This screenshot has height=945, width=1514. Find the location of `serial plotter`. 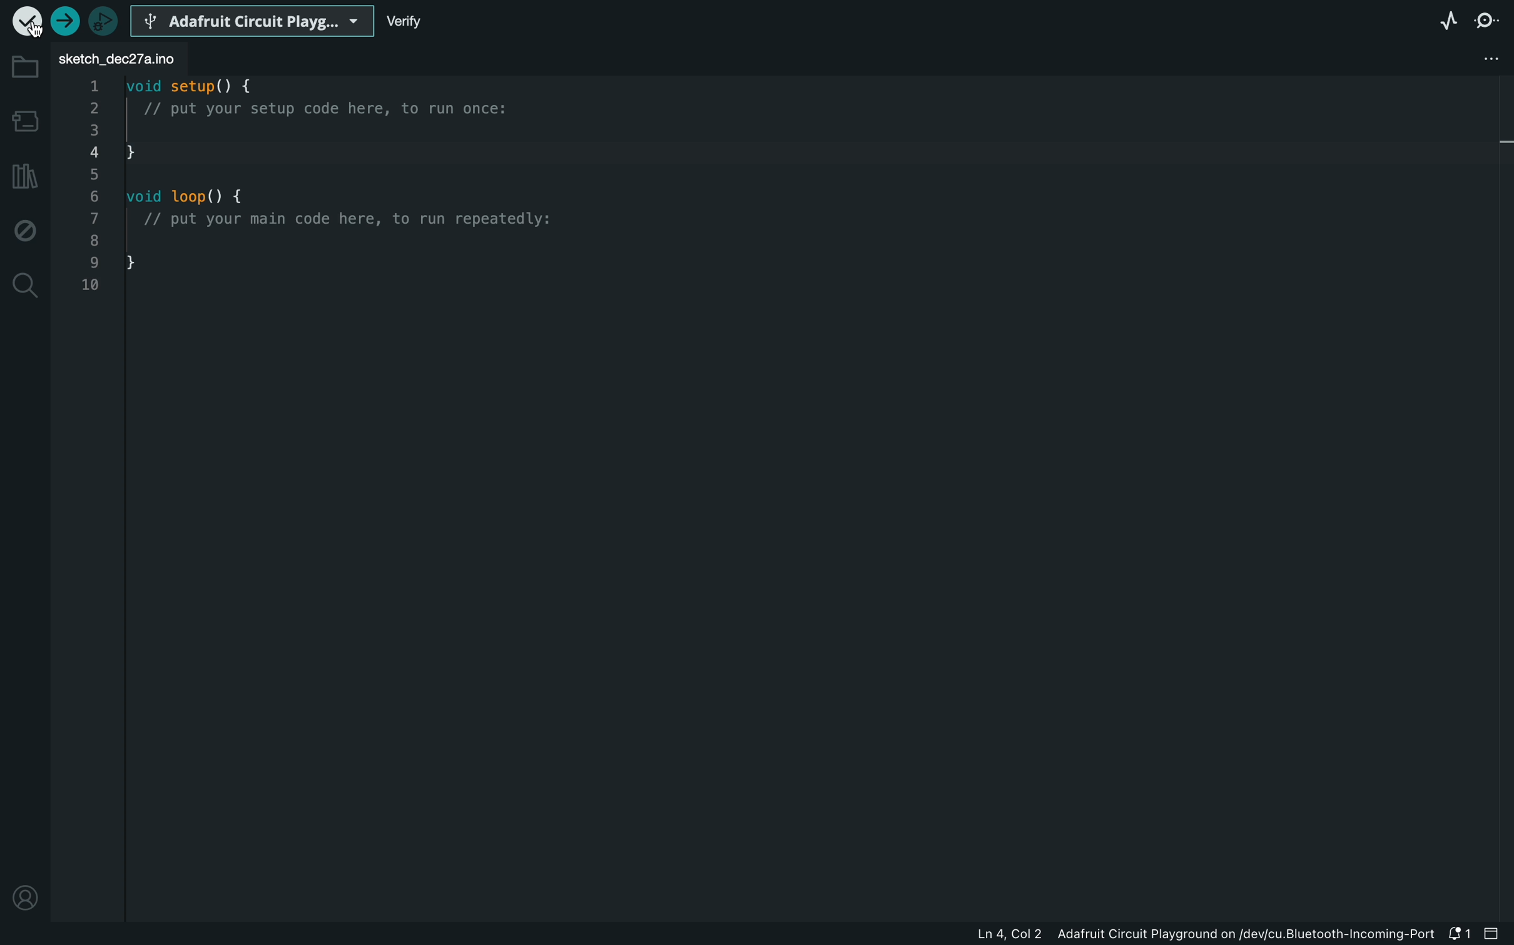

serial plotter is located at coordinates (1443, 21).